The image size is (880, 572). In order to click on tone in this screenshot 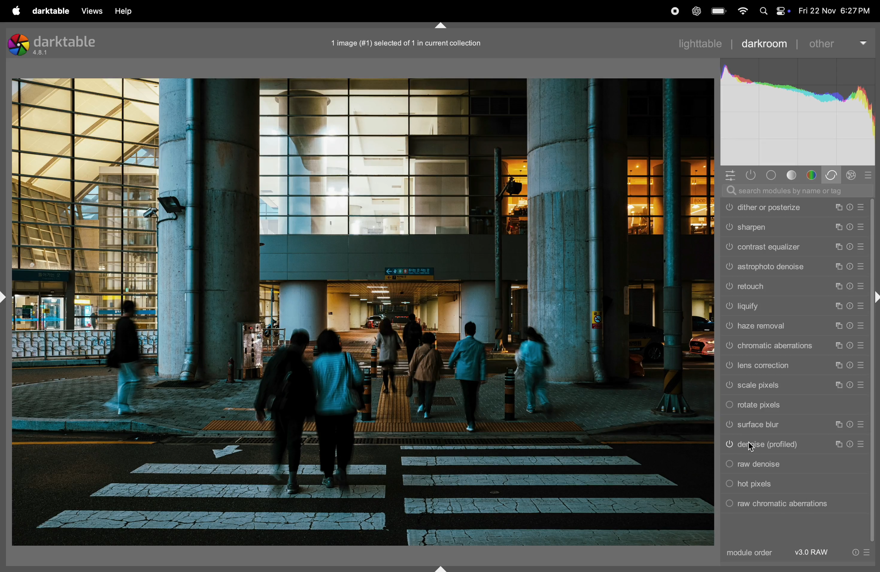, I will do `click(772, 175)`.